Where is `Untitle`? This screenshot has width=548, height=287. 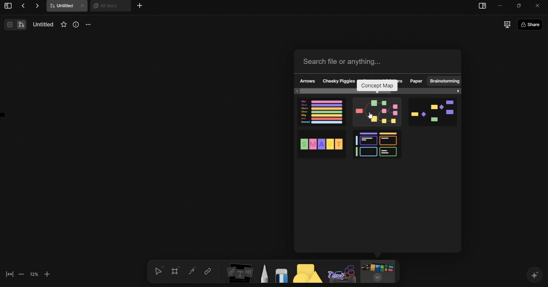 Untitle is located at coordinates (67, 7).